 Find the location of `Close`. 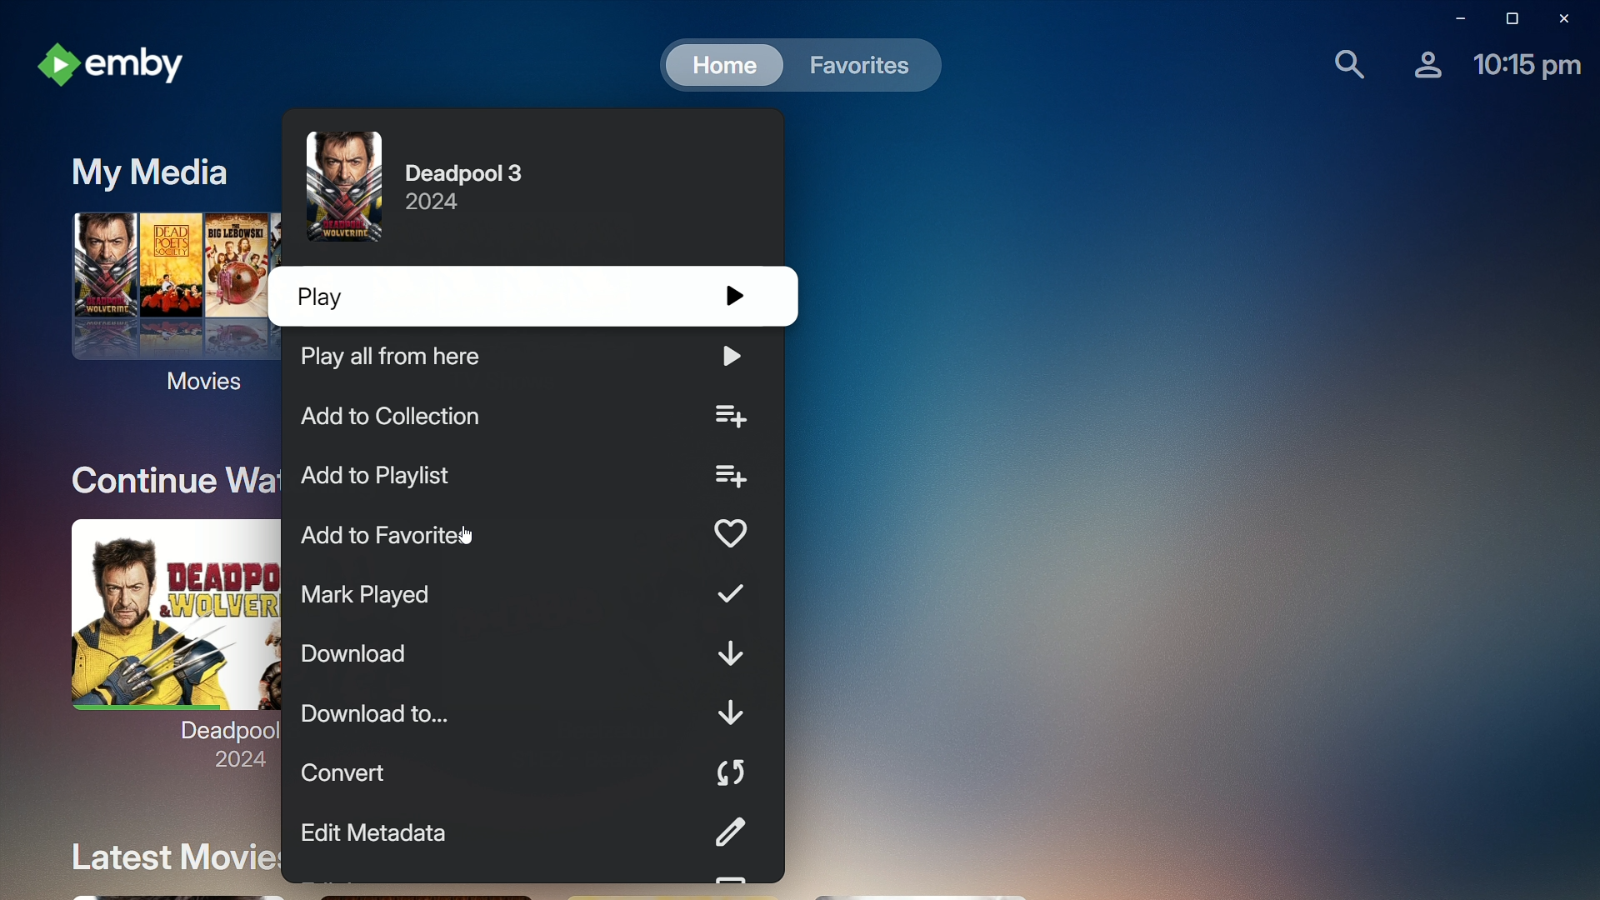

Close is located at coordinates (1567, 18).